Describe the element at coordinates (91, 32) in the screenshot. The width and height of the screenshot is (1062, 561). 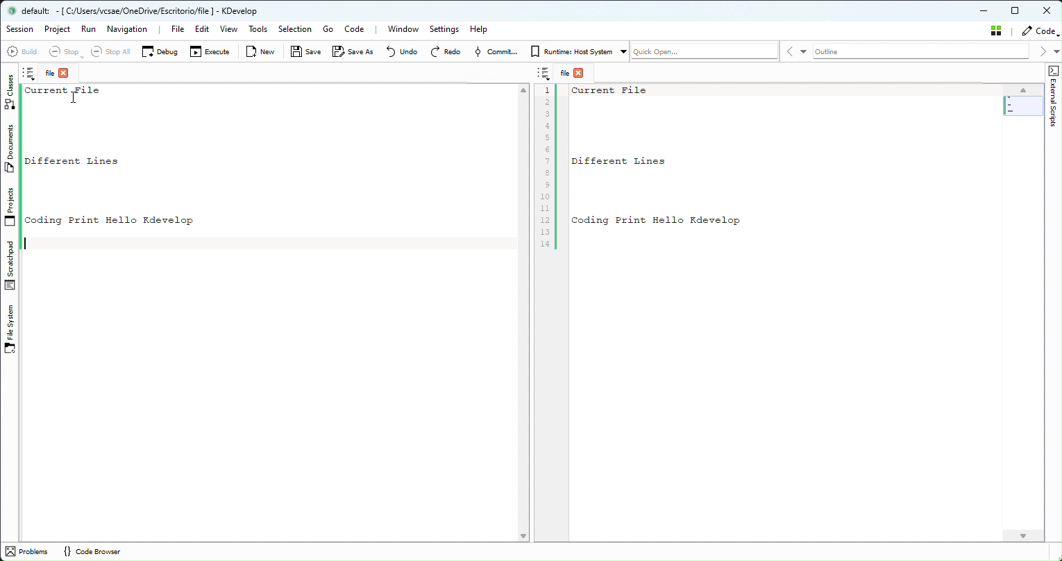
I see `Run` at that location.